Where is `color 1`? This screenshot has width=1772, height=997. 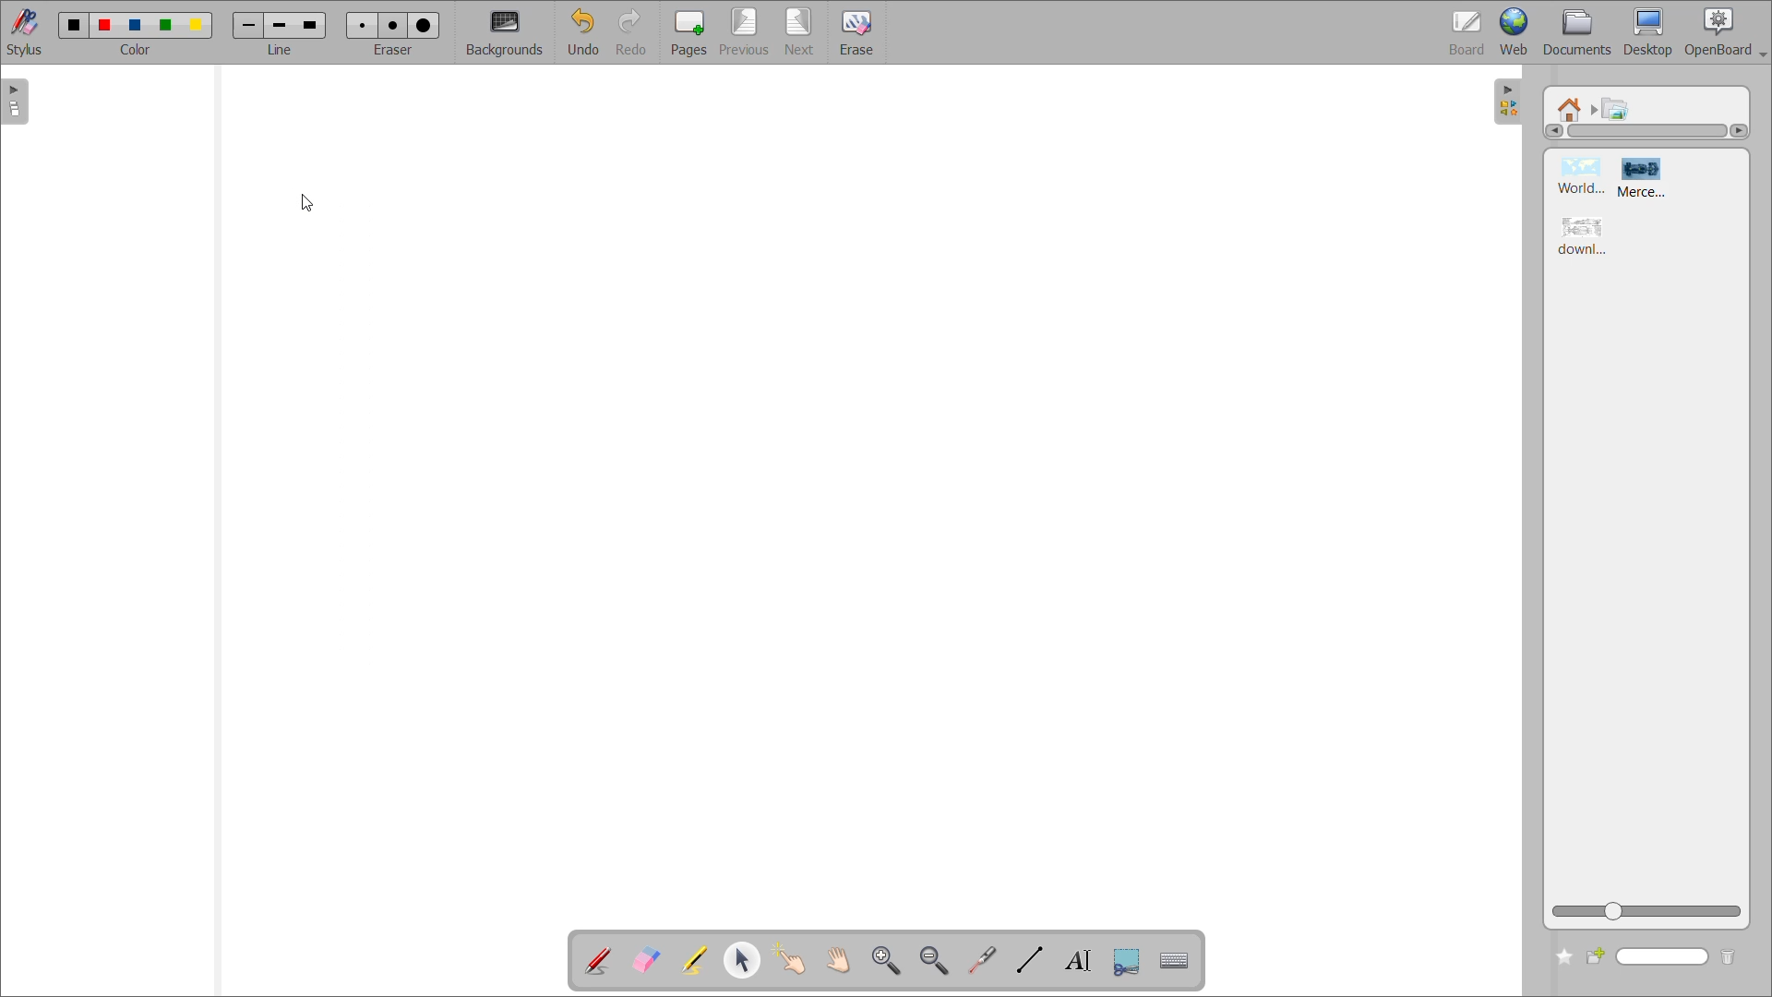
color 1 is located at coordinates (72, 26).